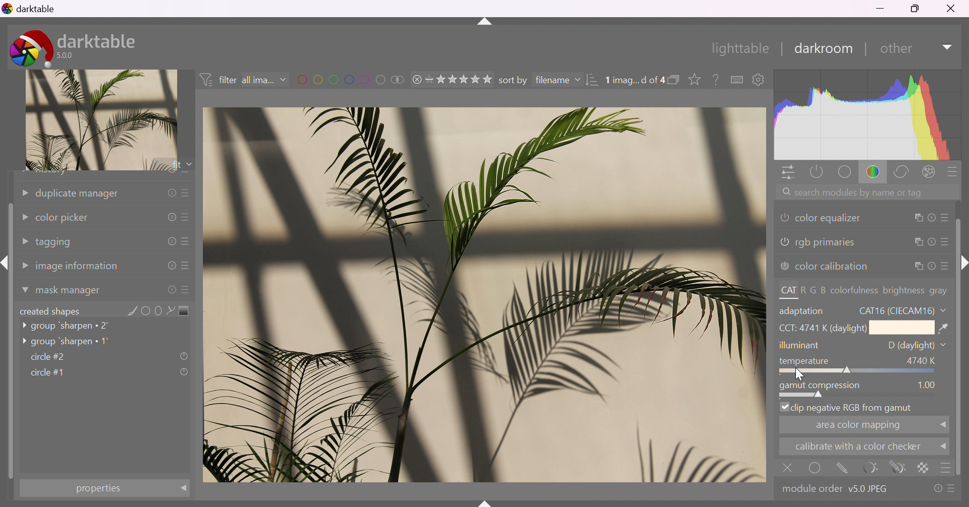  Describe the element at coordinates (104, 218) in the screenshot. I see `color picker` at that location.